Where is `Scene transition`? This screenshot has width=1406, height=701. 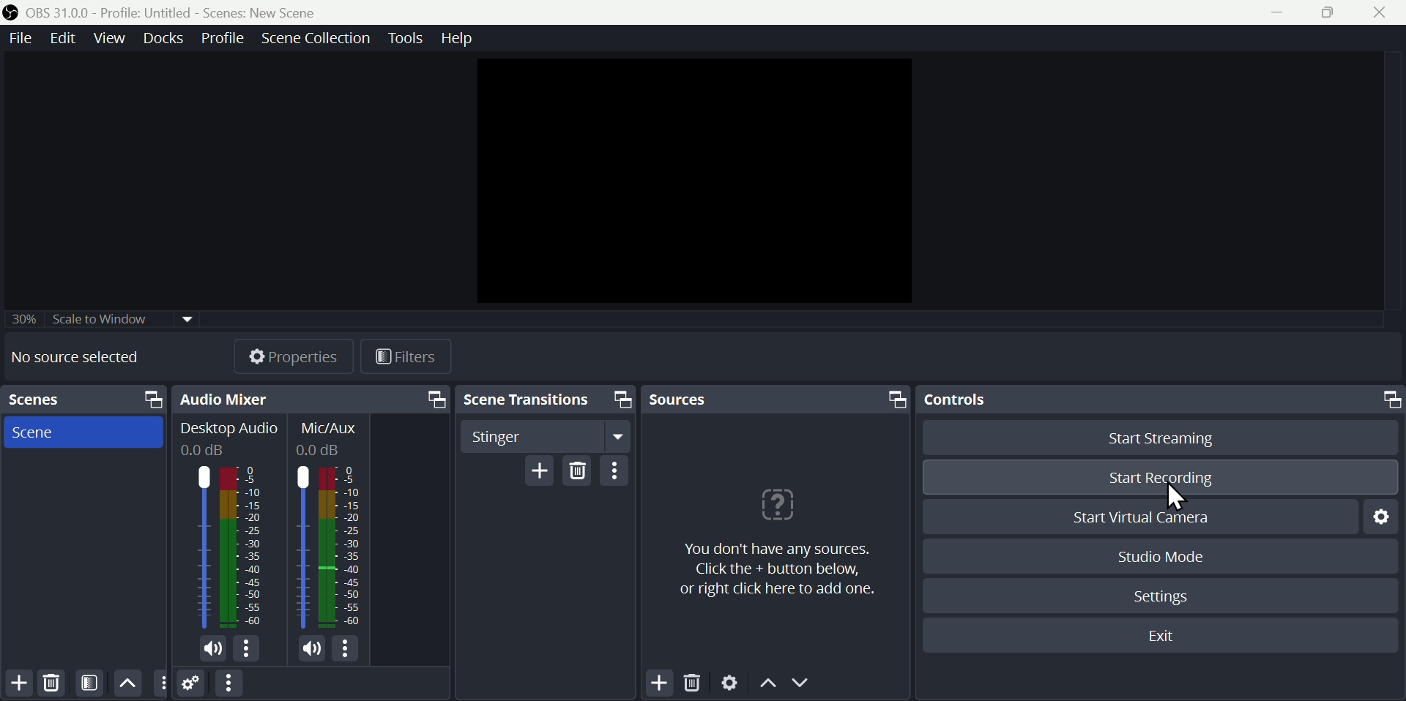
Scene transition is located at coordinates (527, 400).